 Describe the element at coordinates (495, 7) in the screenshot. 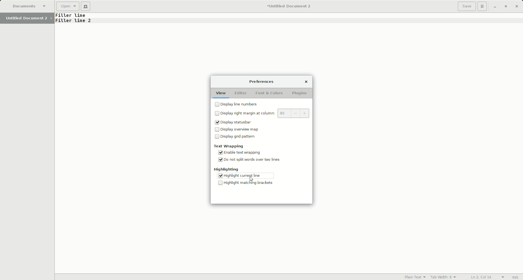

I see `Minimize` at that location.